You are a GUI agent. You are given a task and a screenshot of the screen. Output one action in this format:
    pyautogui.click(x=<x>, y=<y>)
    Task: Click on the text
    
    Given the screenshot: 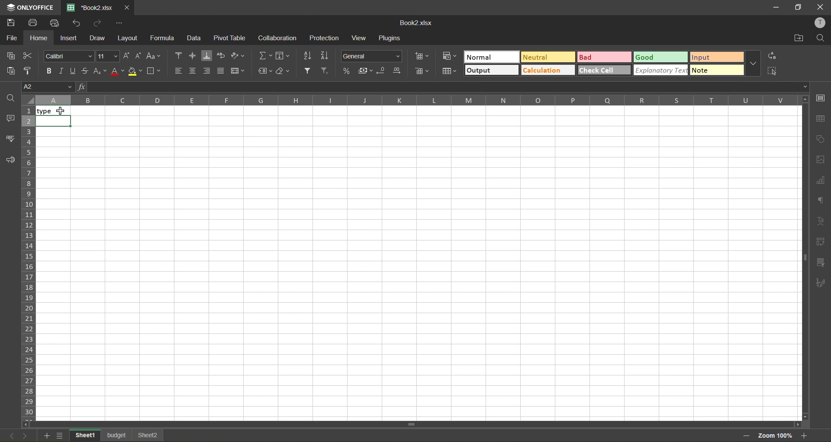 What is the action you would take?
    pyautogui.click(x=821, y=221)
    